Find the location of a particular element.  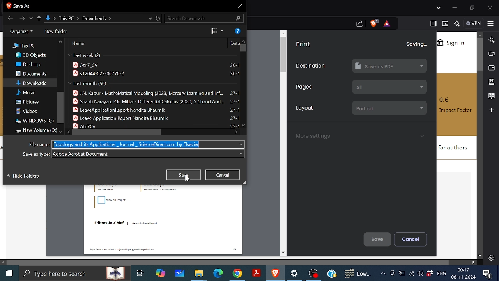

saving... is located at coordinates (415, 44).